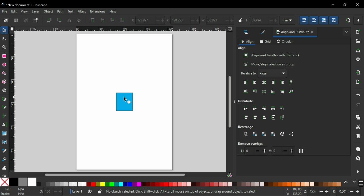 The height and width of the screenshot is (196, 364). I want to click on ellipse/arc tool, so click(5, 65).